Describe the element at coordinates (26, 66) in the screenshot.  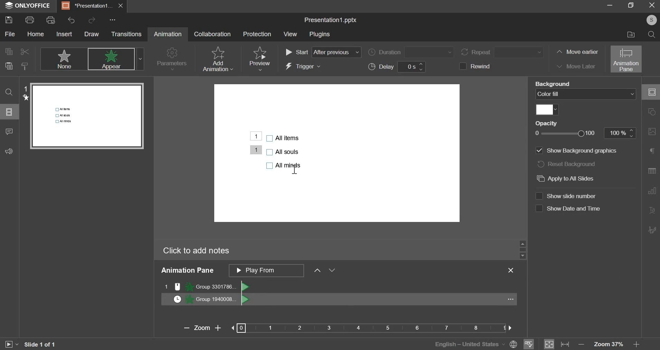
I see `copy style` at that location.